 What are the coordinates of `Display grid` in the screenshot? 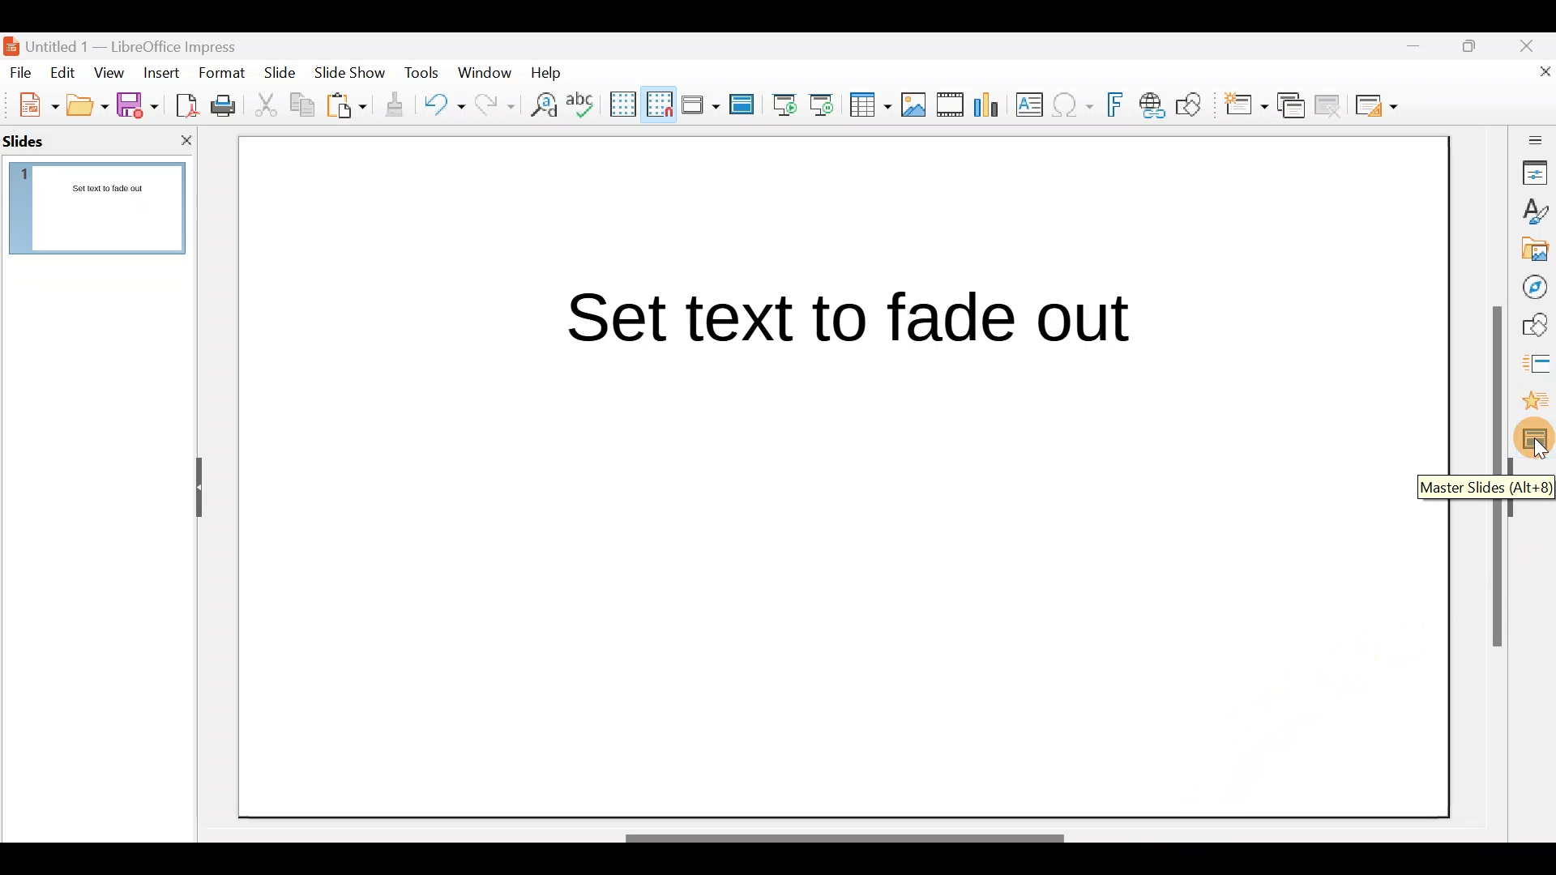 It's located at (622, 103).